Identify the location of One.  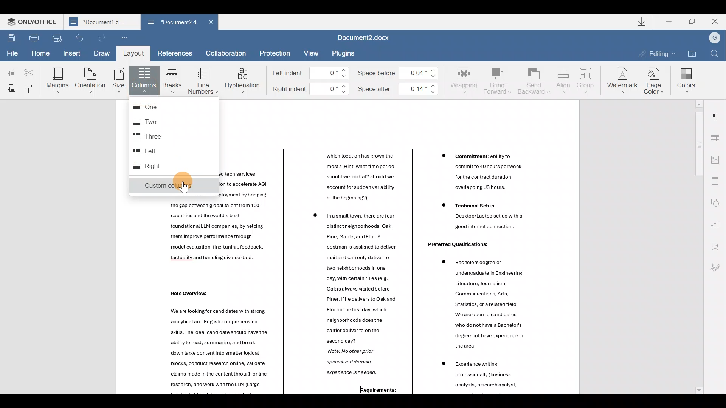
(163, 105).